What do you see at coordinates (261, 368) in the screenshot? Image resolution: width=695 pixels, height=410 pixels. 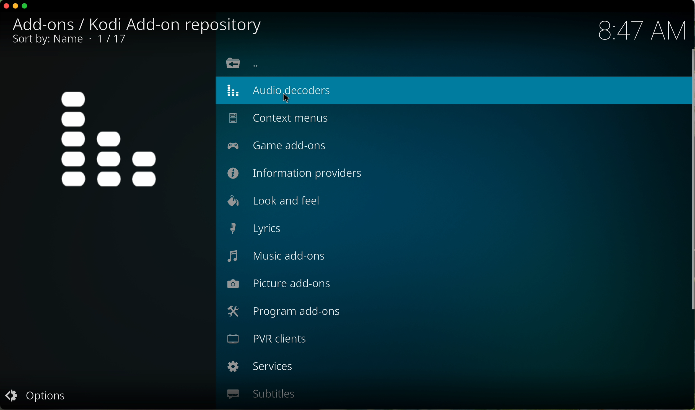 I see `services` at bounding box center [261, 368].